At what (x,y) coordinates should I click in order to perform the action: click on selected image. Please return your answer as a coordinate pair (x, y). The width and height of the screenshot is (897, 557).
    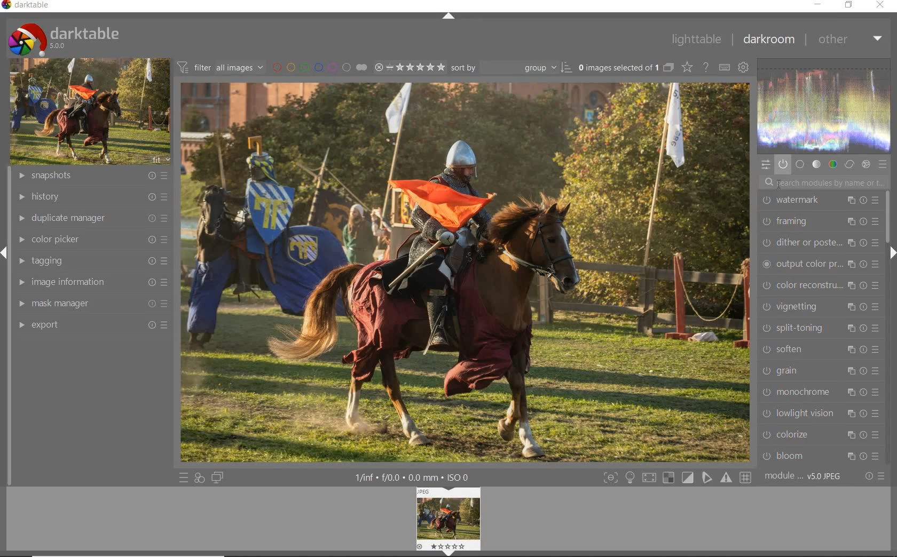
    Looking at the image, I should click on (465, 272).